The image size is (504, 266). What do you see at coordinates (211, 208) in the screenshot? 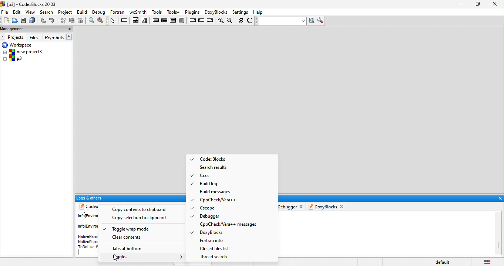
I see `Cscope` at bounding box center [211, 208].